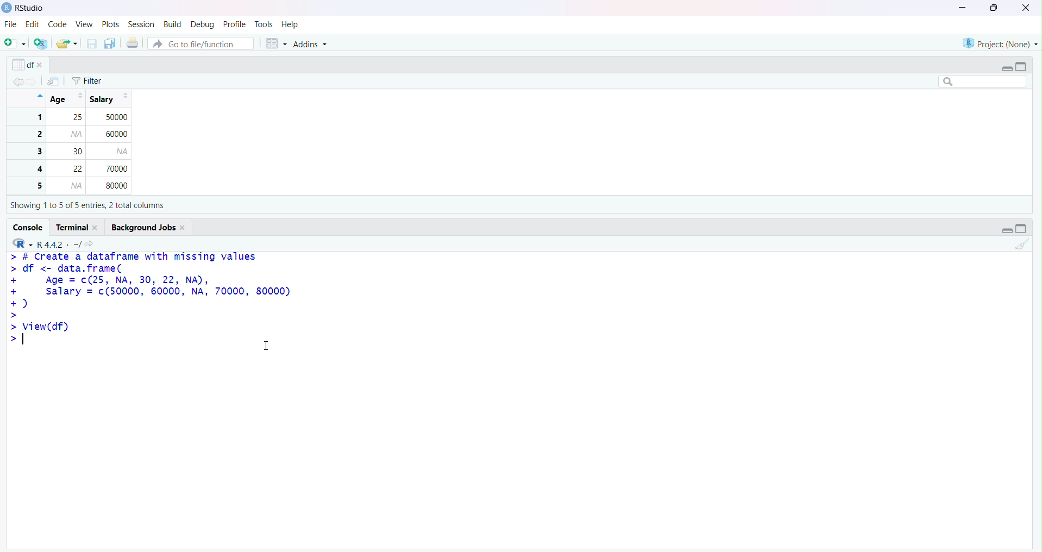 This screenshot has height=552, width=1042. Describe the element at coordinates (164, 299) in the screenshot. I see `> # Create a dataframe with missing values
> df <- data.frame(
+ Age = c(25, NA, 30, 22, NA),
+ salary = (50000, 60000, NA, 70000, 80000)
+)
>
> View(df)
>
T` at that location.